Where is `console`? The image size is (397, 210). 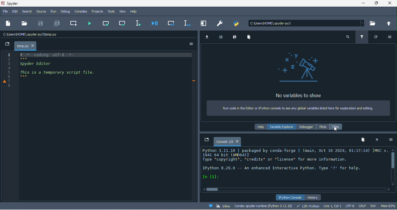
console is located at coordinates (80, 11).